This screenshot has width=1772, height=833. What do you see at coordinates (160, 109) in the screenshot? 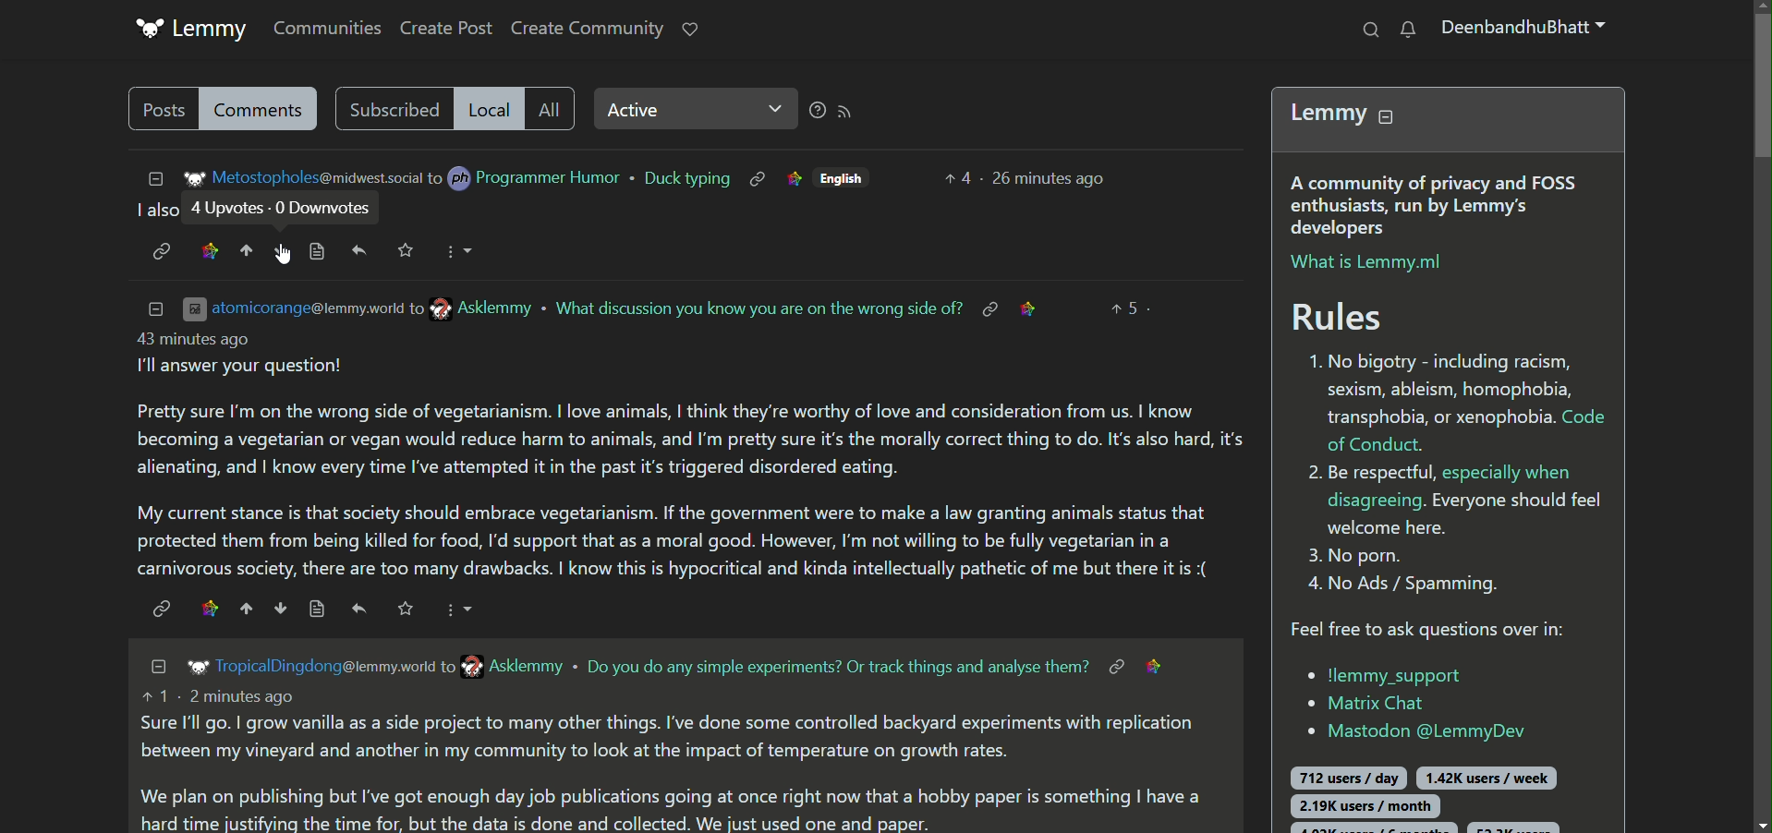
I see `post button` at bounding box center [160, 109].